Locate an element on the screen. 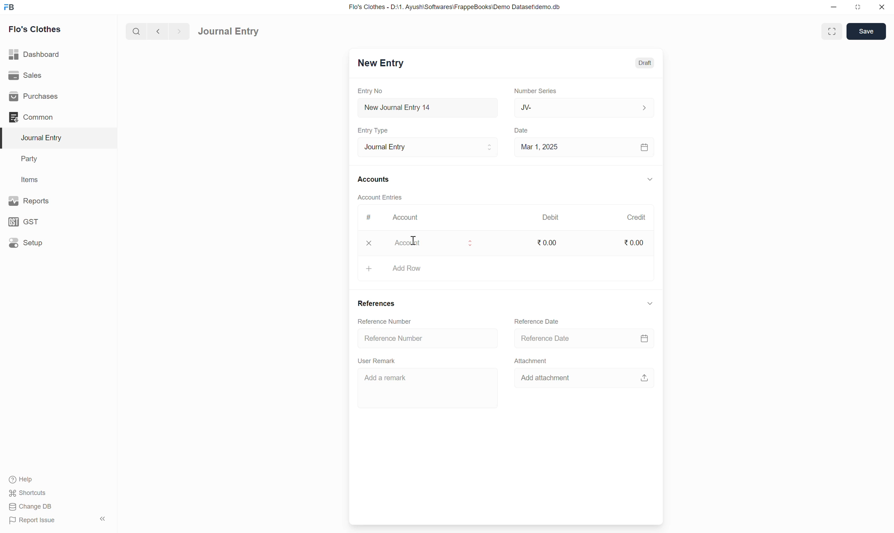 Image resolution: width=894 pixels, height=533 pixels. calendar is located at coordinates (645, 148).